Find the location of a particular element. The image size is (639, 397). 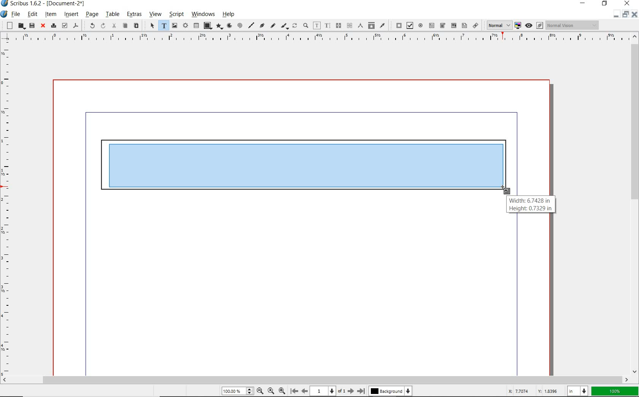

windows is located at coordinates (203, 14).